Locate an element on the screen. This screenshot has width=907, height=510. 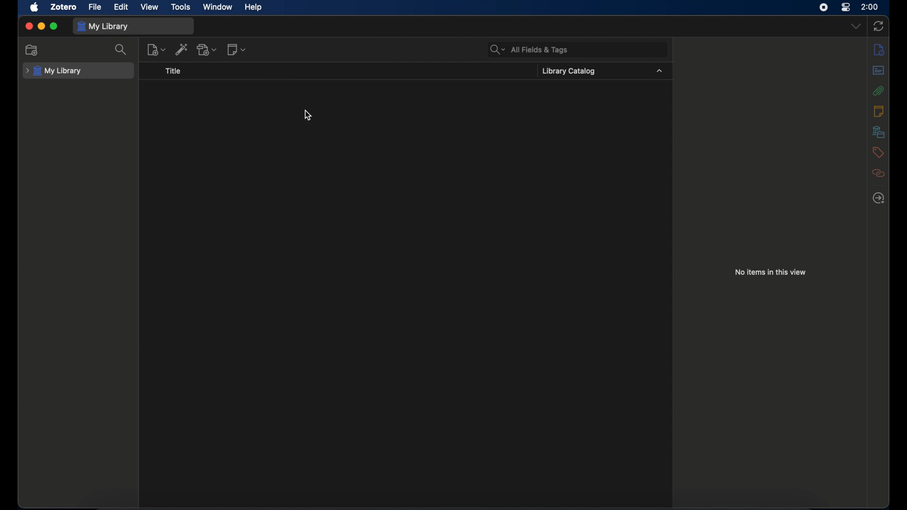
view is located at coordinates (151, 7).